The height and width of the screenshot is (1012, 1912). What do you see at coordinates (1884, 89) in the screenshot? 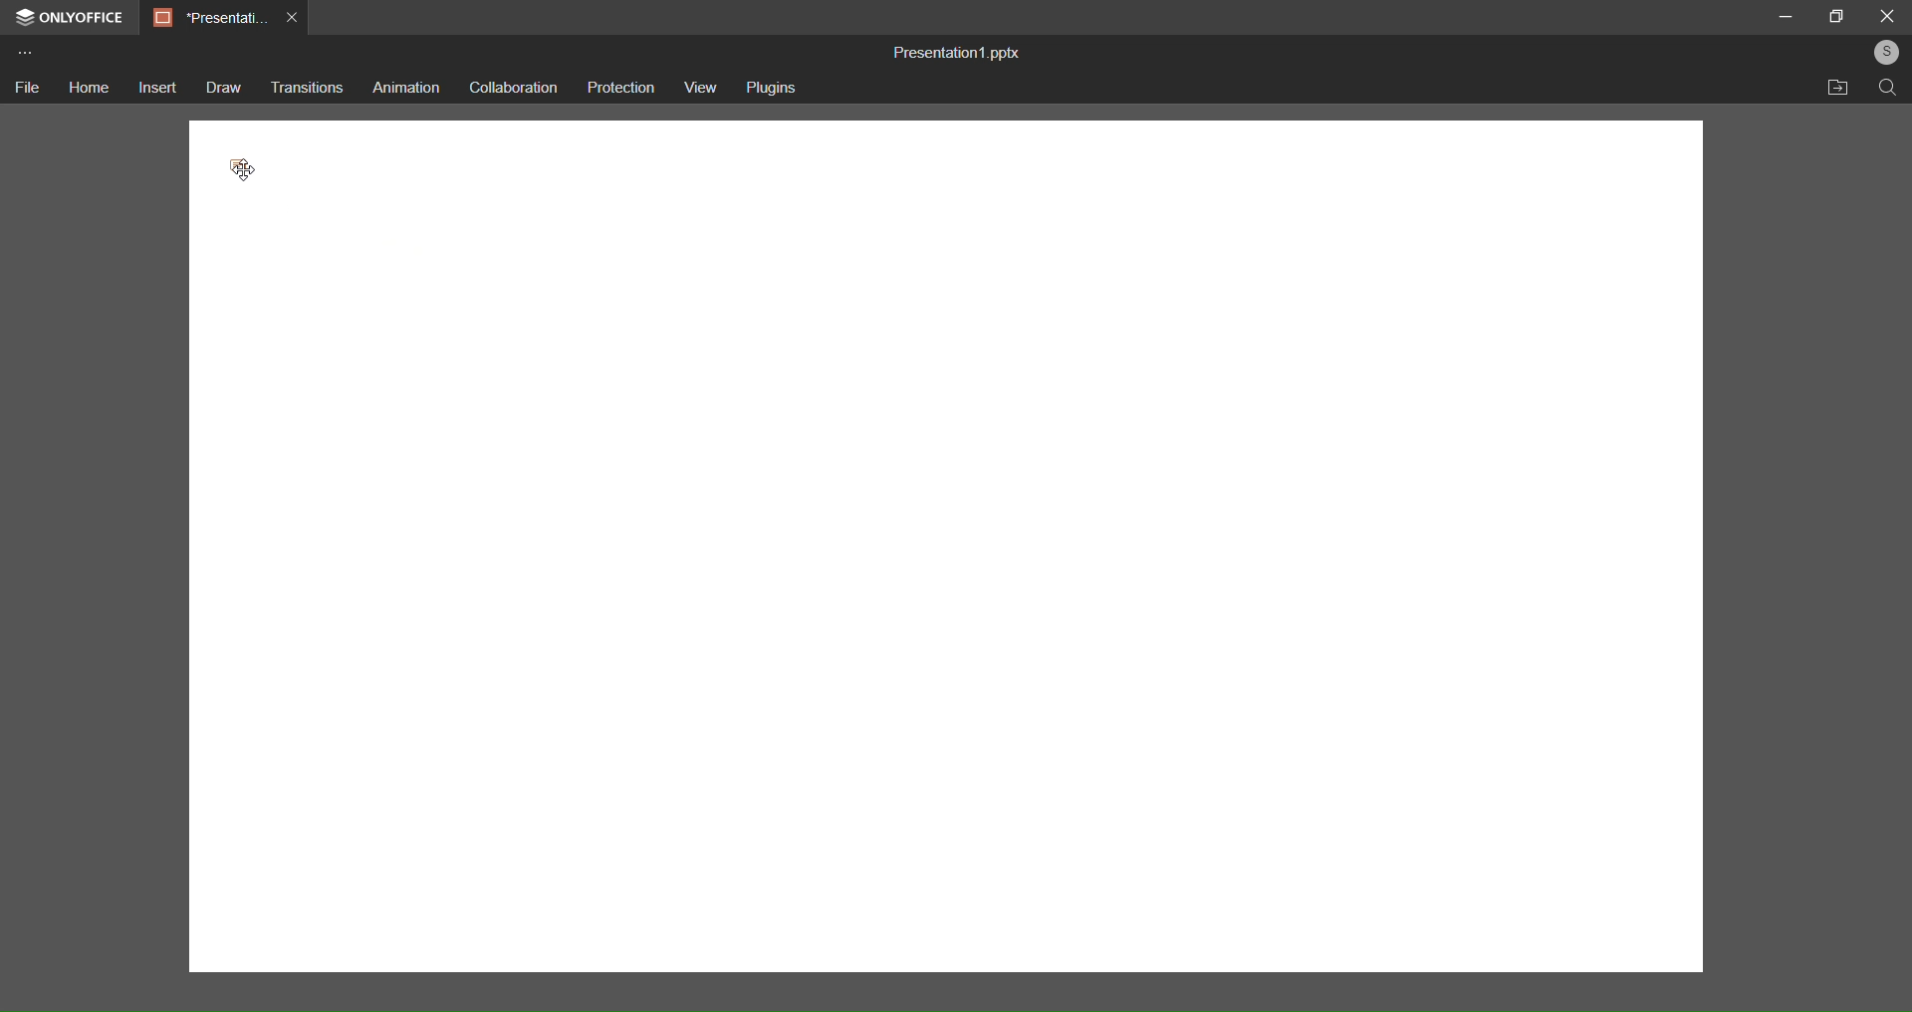
I see `search` at bounding box center [1884, 89].